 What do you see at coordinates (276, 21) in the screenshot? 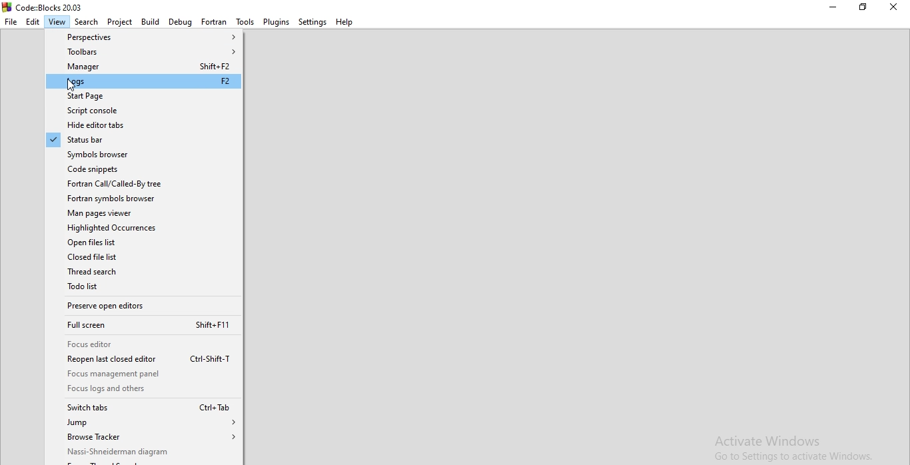
I see `Plugins ` at bounding box center [276, 21].